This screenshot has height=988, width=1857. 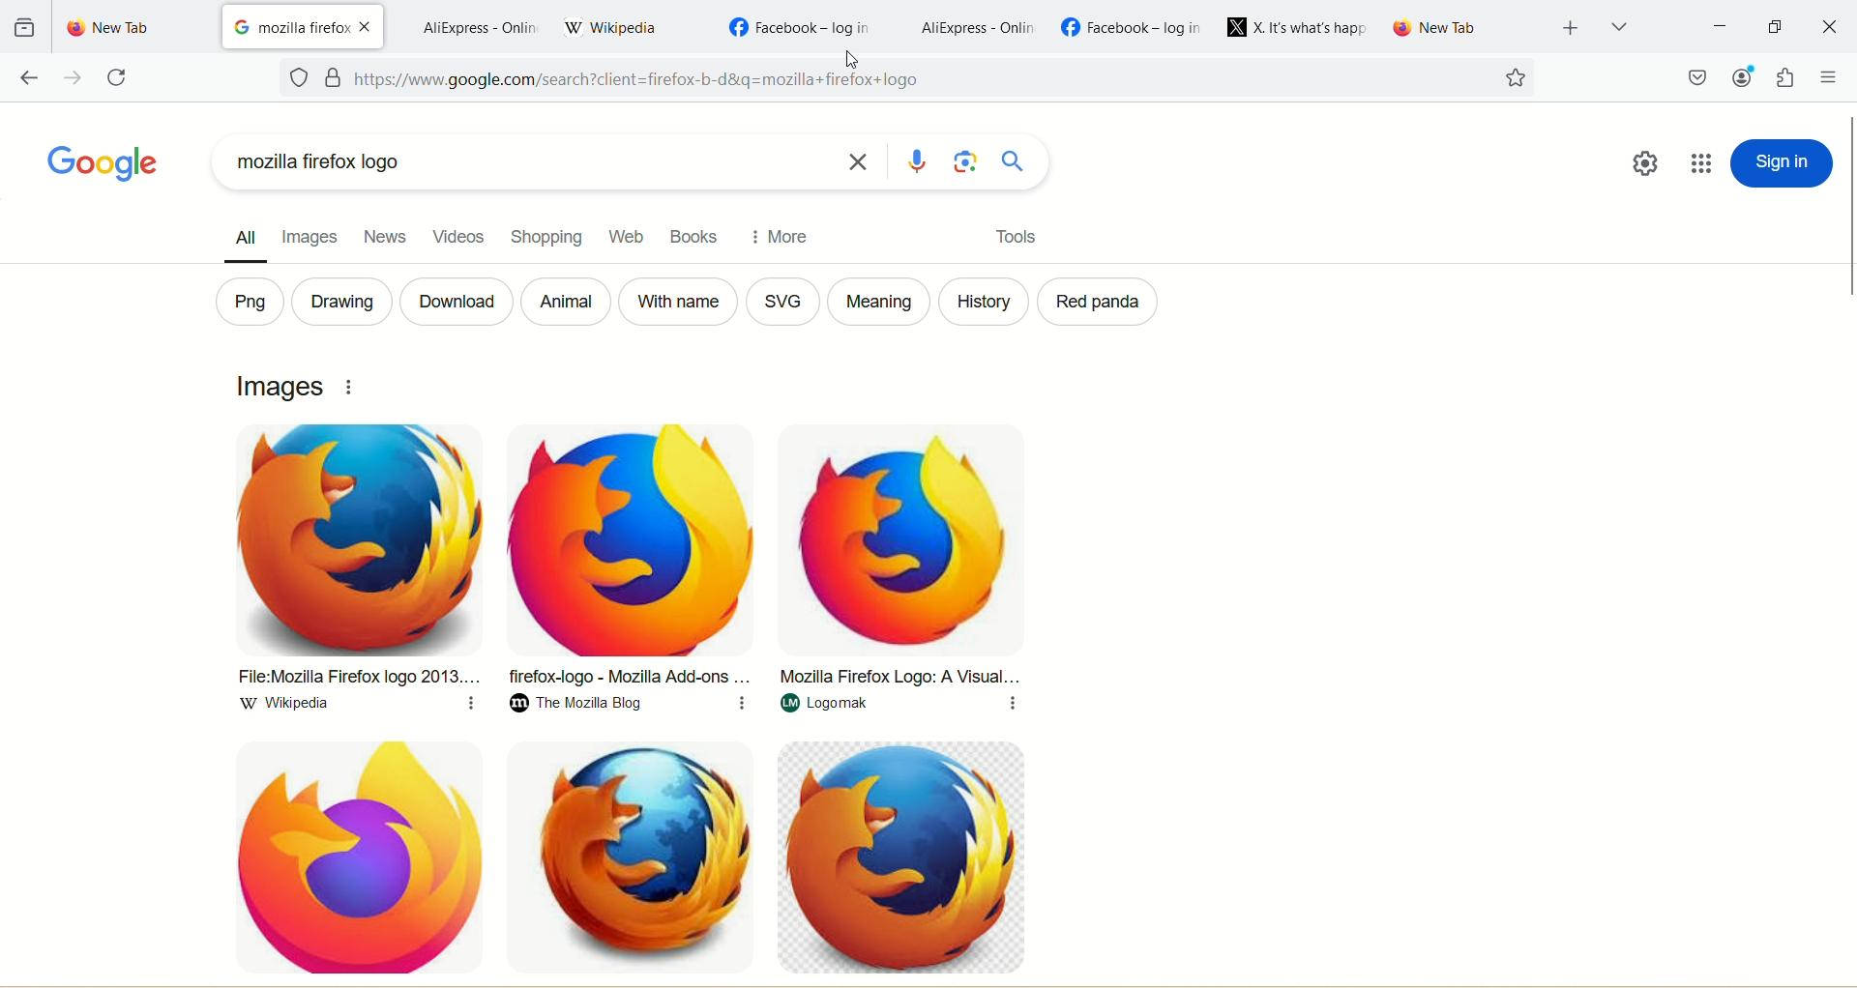 I want to click on all, so click(x=235, y=234).